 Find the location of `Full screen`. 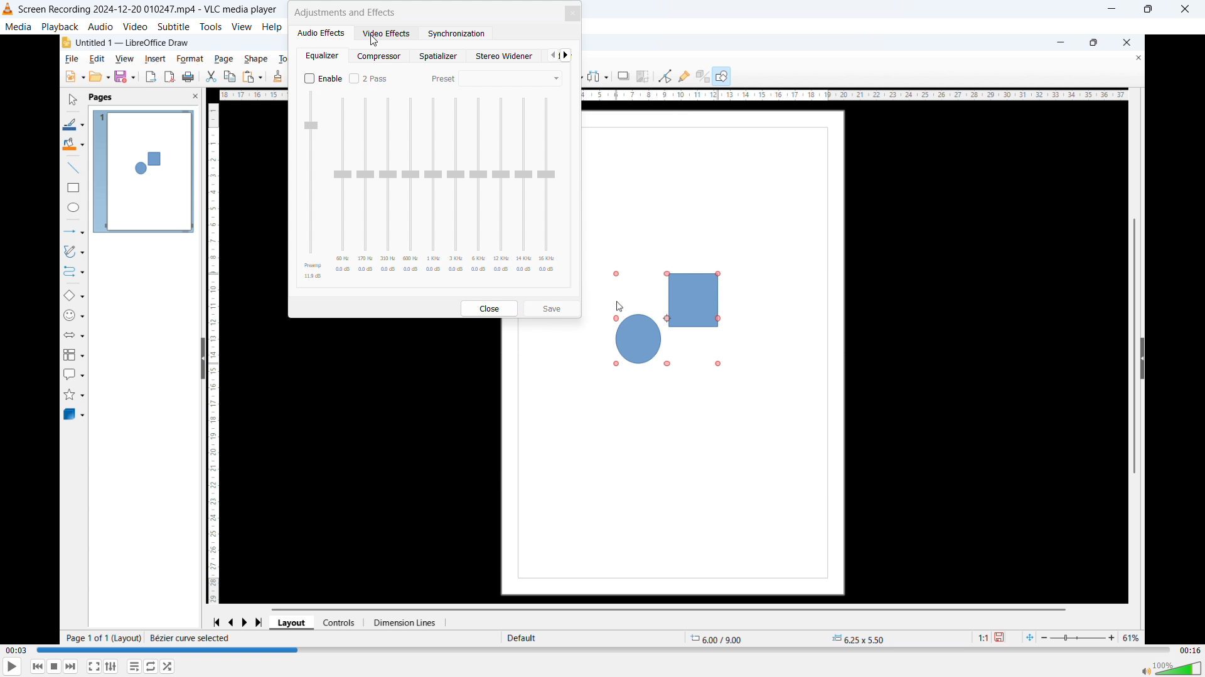

Full screen is located at coordinates (94, 666).